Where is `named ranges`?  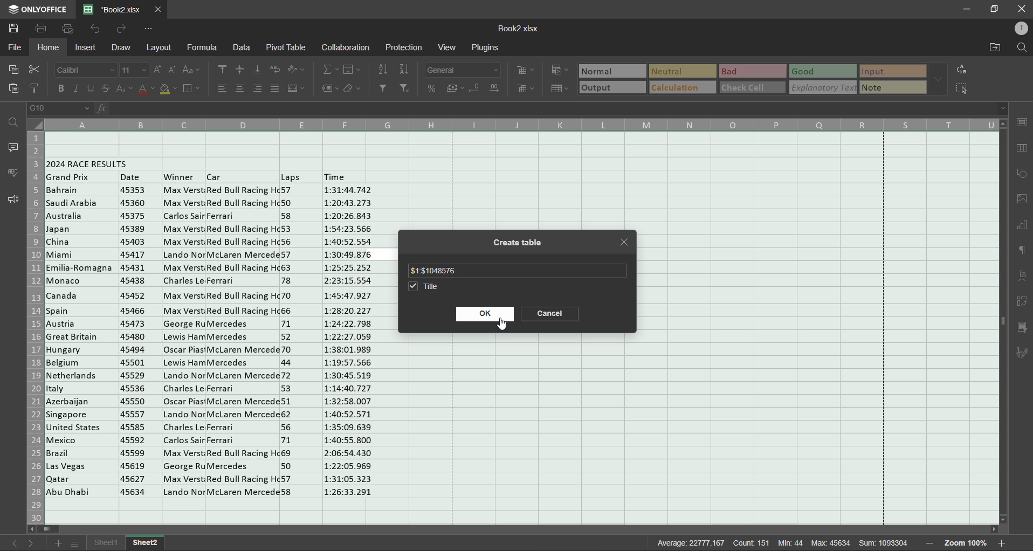 named ranges is located at coordinates (332, 88).